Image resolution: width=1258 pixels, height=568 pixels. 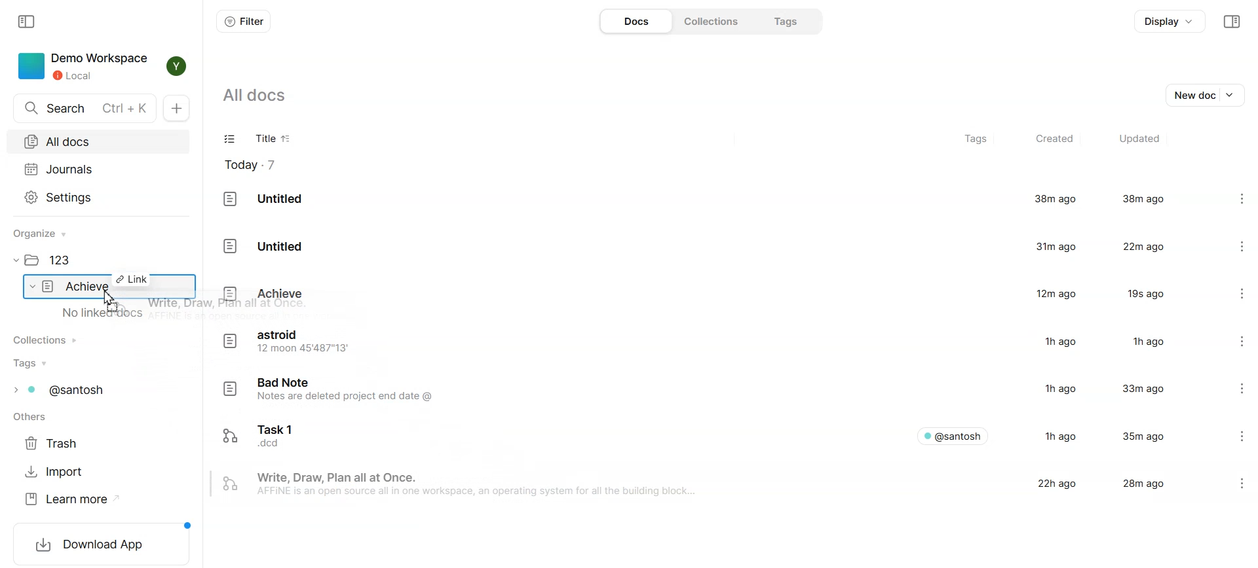 What do you see at coordinates (56, 444) in the screenshot?
I see `Trash` at bounding box center [56, 444].